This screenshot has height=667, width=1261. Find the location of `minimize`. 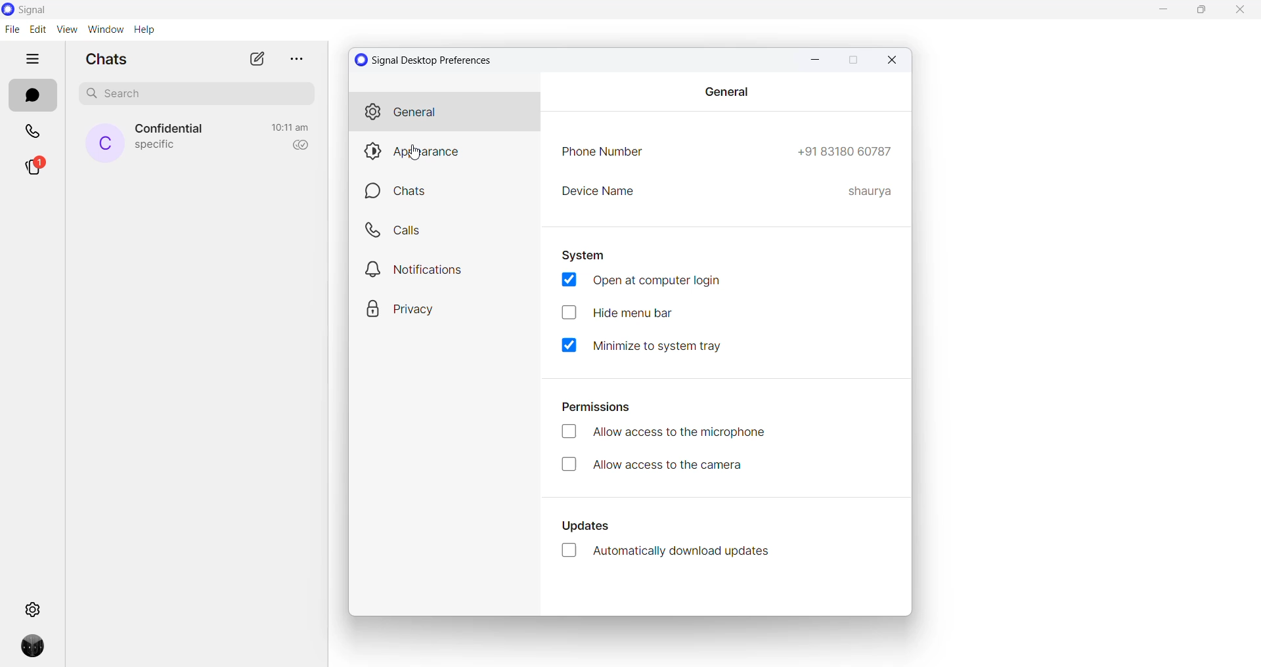

minimize is located at coordinates (813, 60).